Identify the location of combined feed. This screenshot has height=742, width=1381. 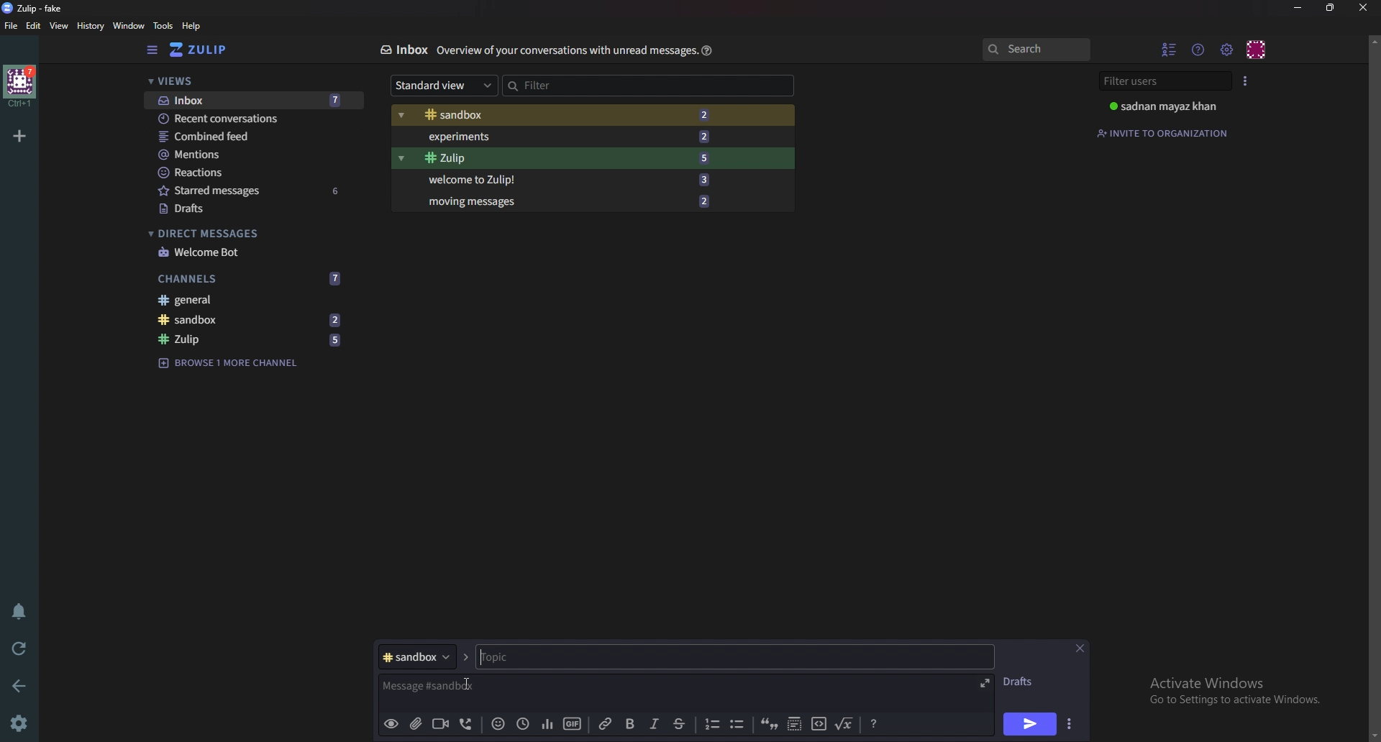
(253, 137).